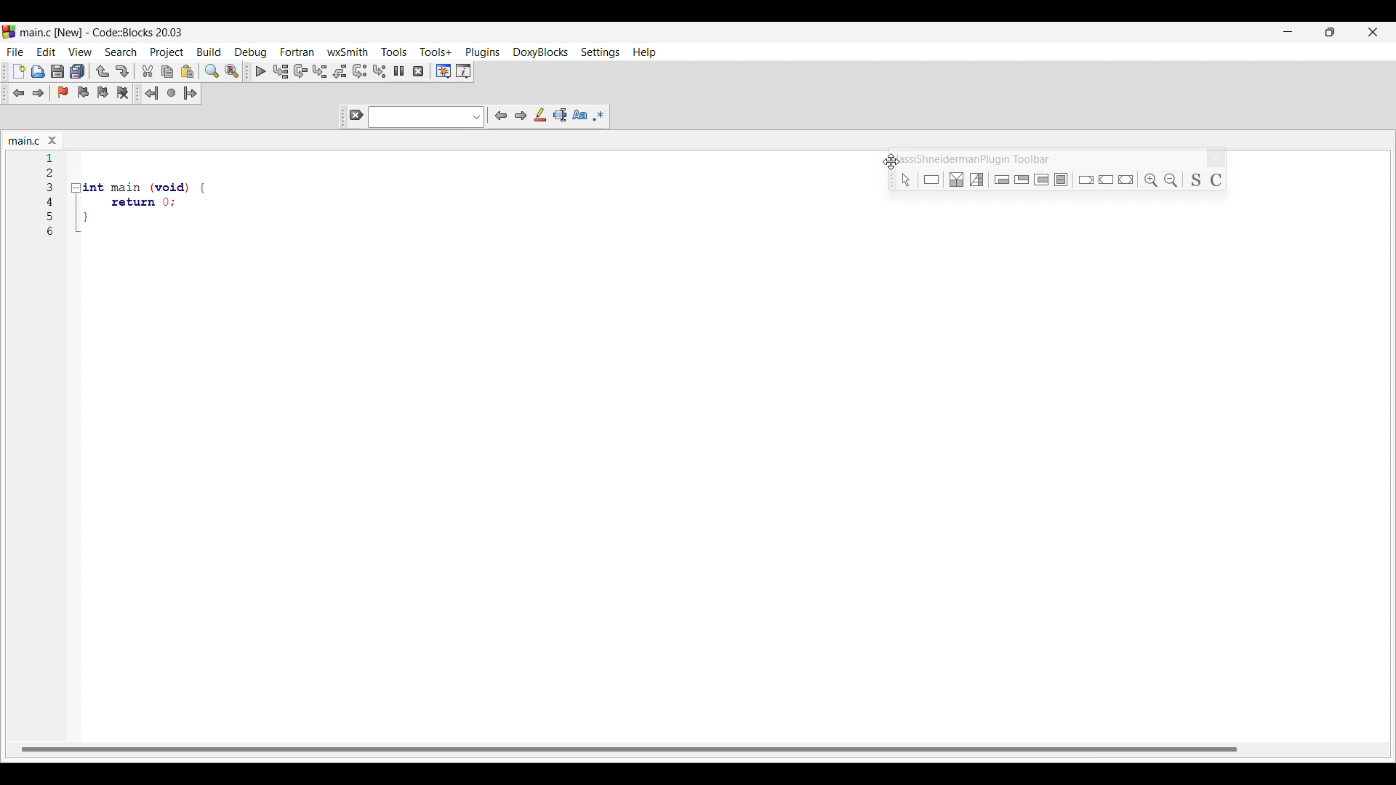 This screenshot has height=785, width=1396. What do you see at coordinates (152, 93) in the screenshot?
I see `Jump back ` at bounding box center [152, 93].